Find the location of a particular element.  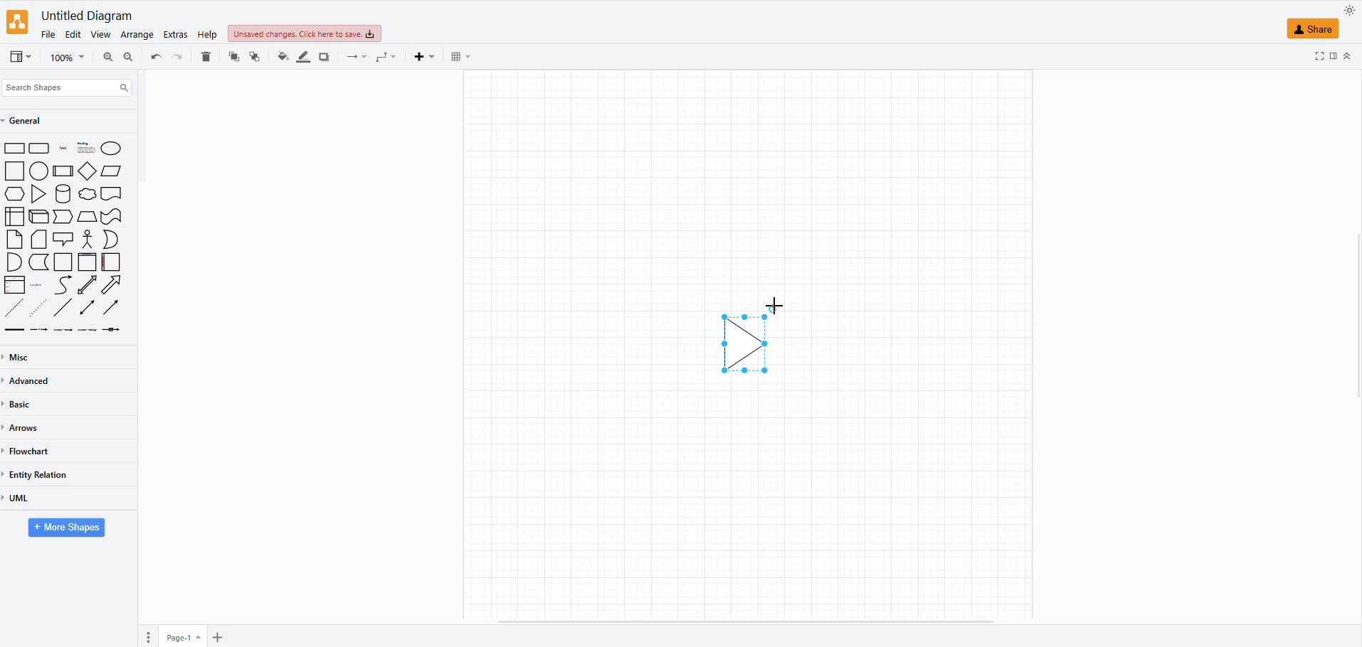

Class is located at coordinates (15, 285).